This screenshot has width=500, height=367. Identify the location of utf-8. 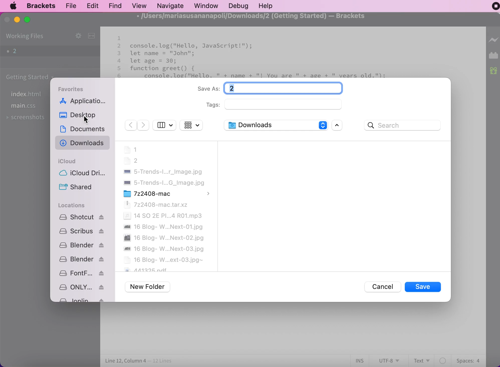
(389, 360).